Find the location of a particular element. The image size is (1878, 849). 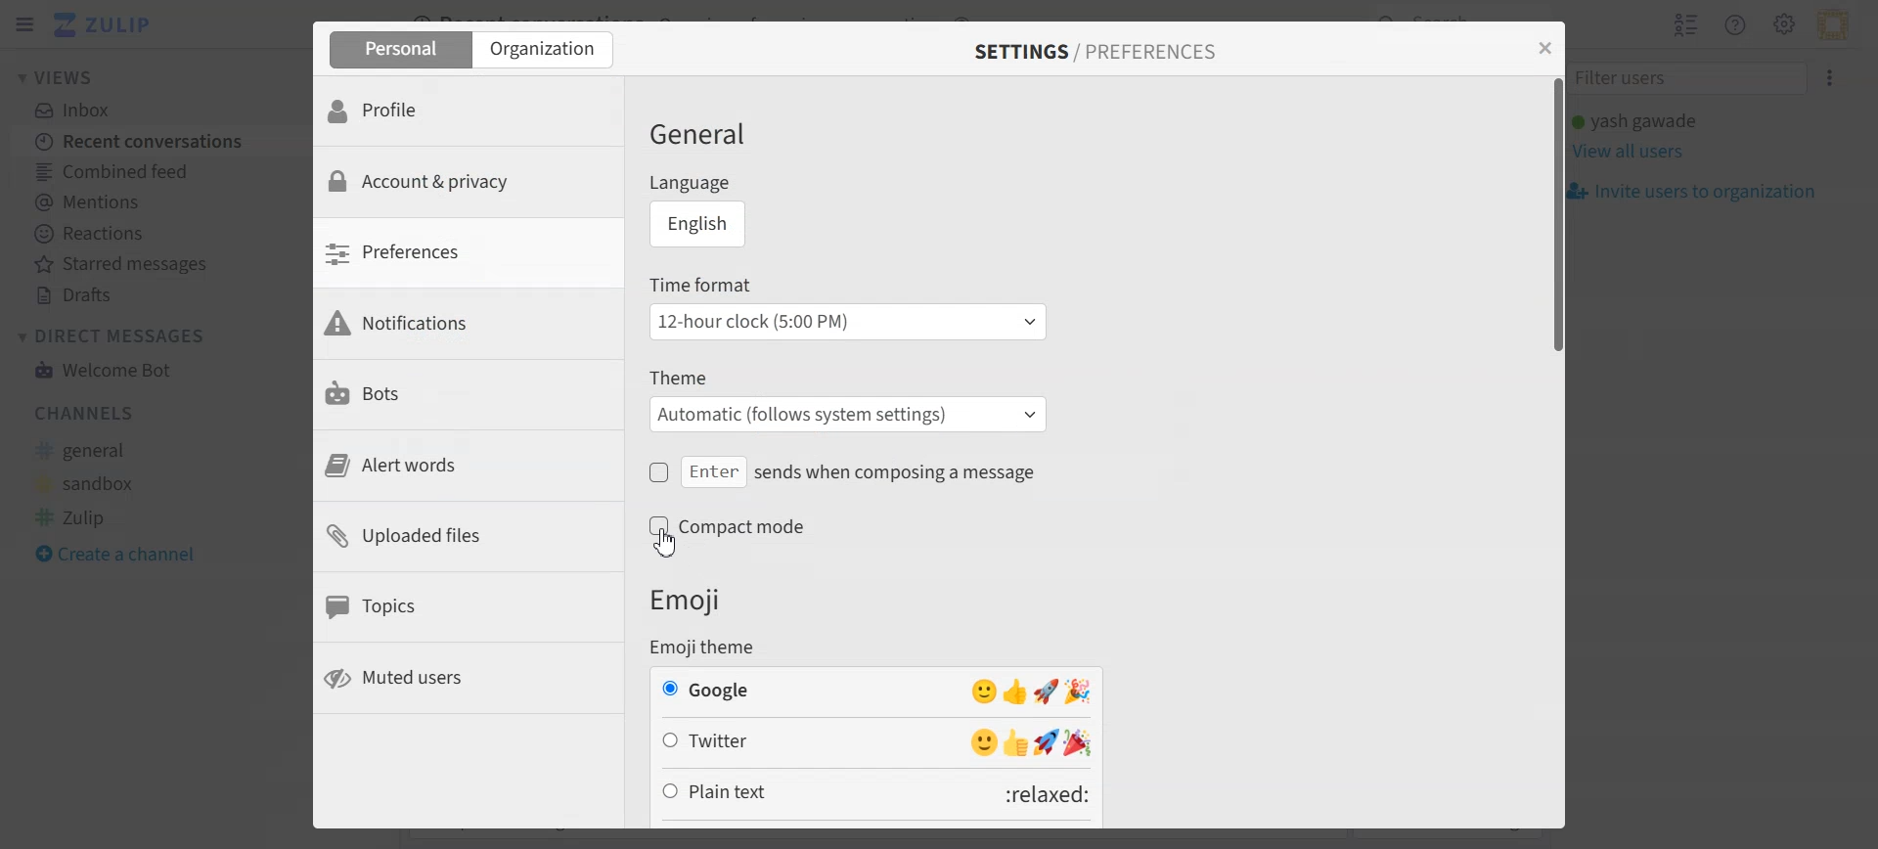

Compact mode is located at coordinates (754, 536).